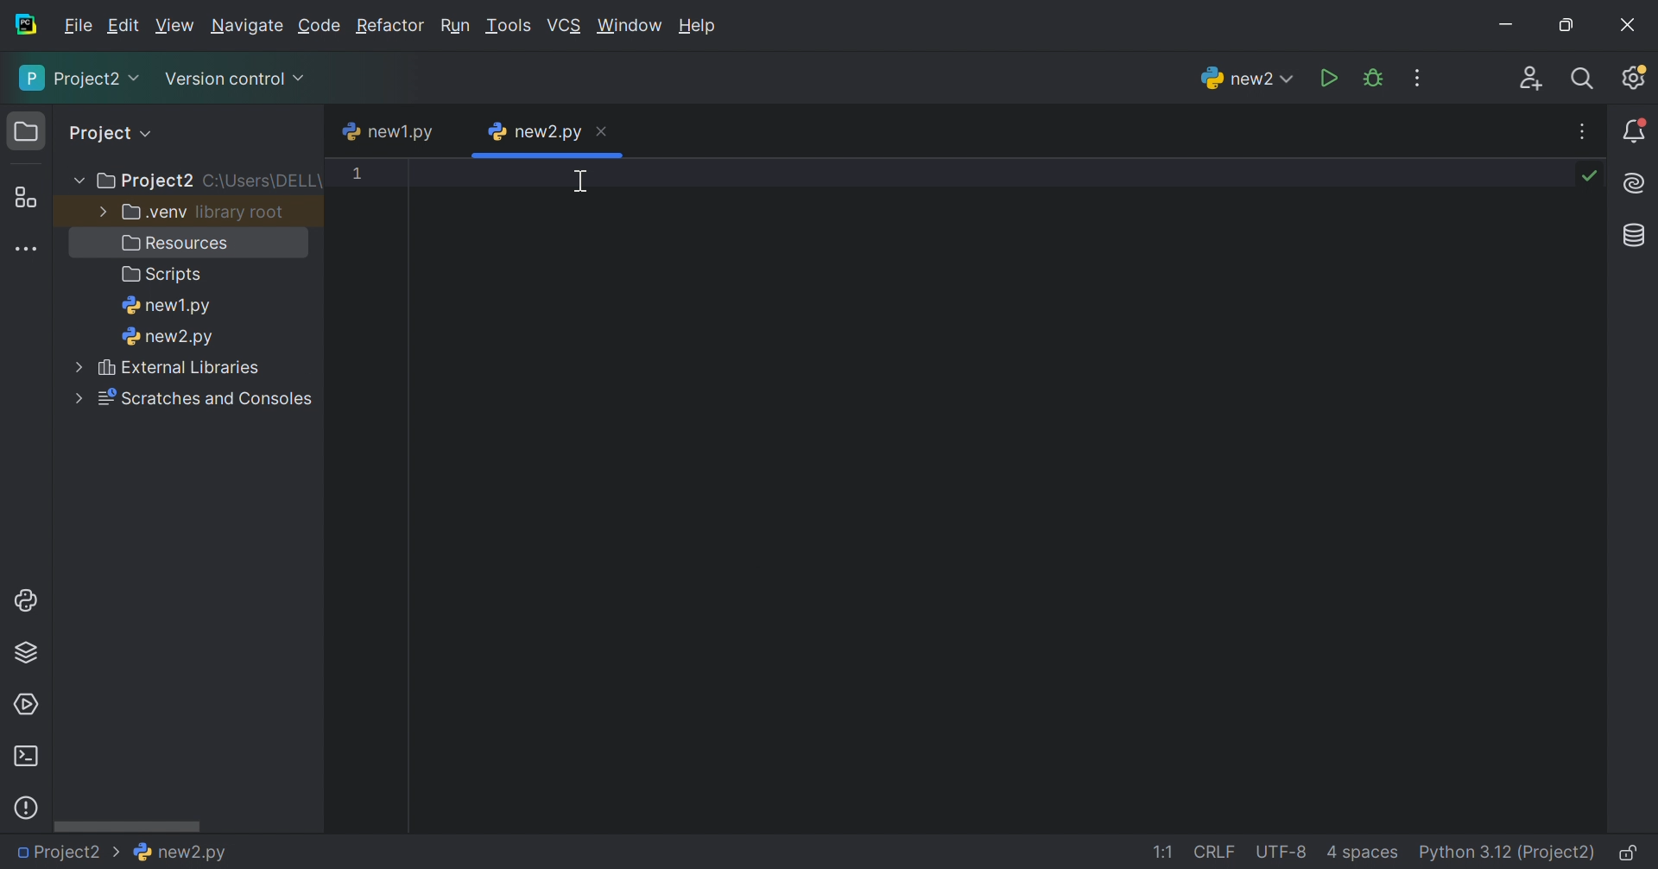 Image resolution: width=1658 pixels, height=869 pixels. I want to click on C:\Users\DELL\, so click(264, 181).